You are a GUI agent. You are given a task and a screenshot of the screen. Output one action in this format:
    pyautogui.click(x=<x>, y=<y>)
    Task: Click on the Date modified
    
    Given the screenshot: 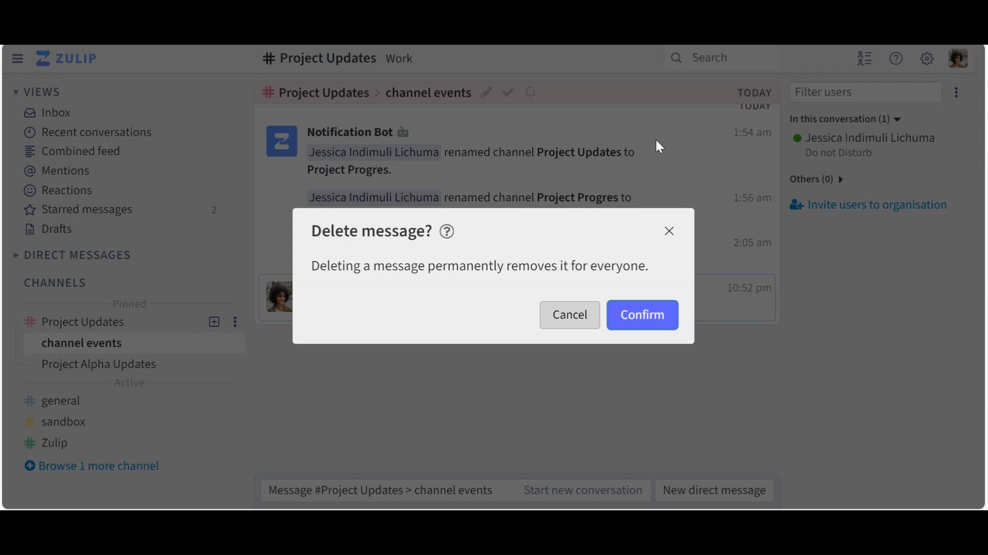 What is the action you would take?
    pyautogui.click(x=752, y=92)
    